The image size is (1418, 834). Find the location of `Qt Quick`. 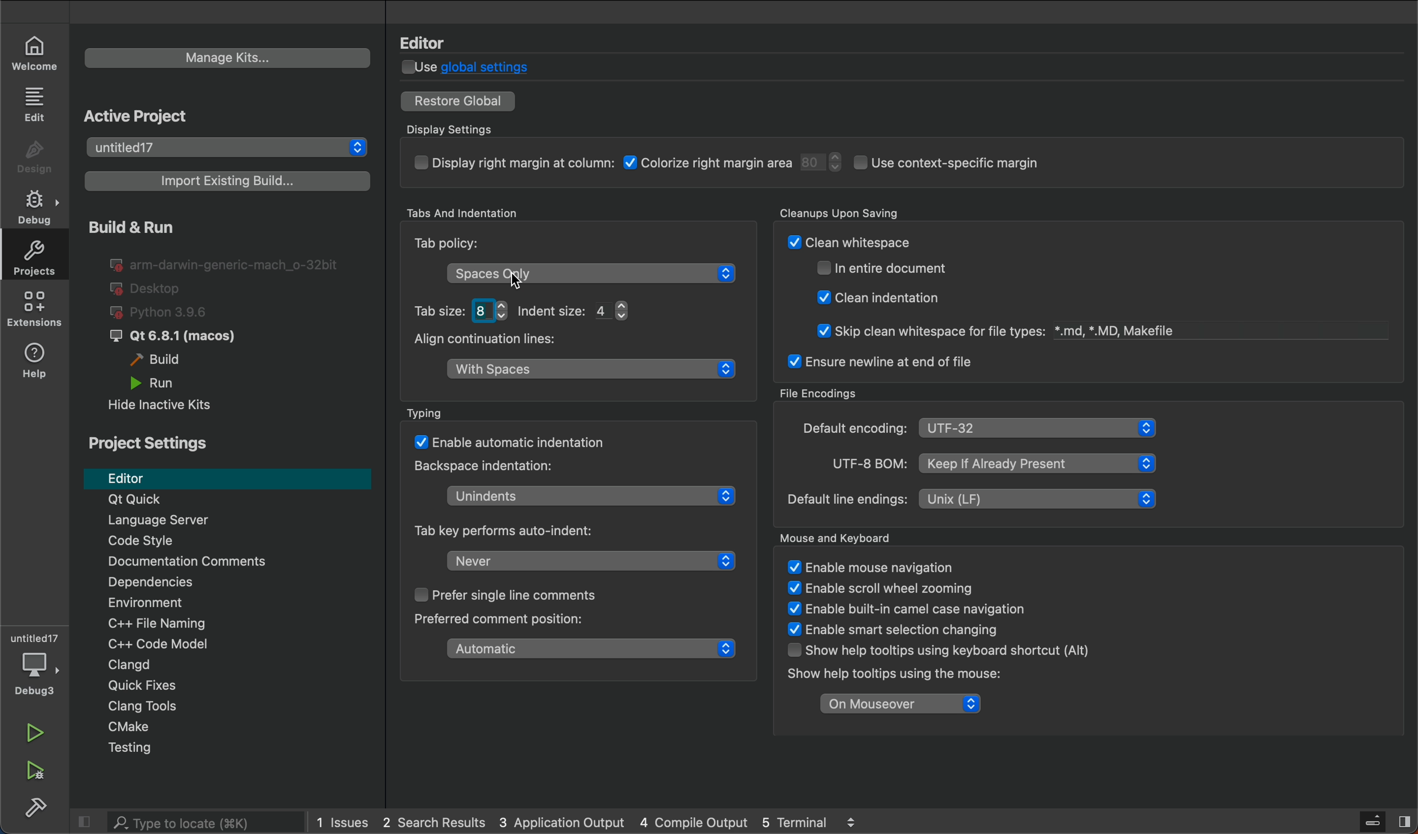

Qt Quick is located at coordinates (228, 501).